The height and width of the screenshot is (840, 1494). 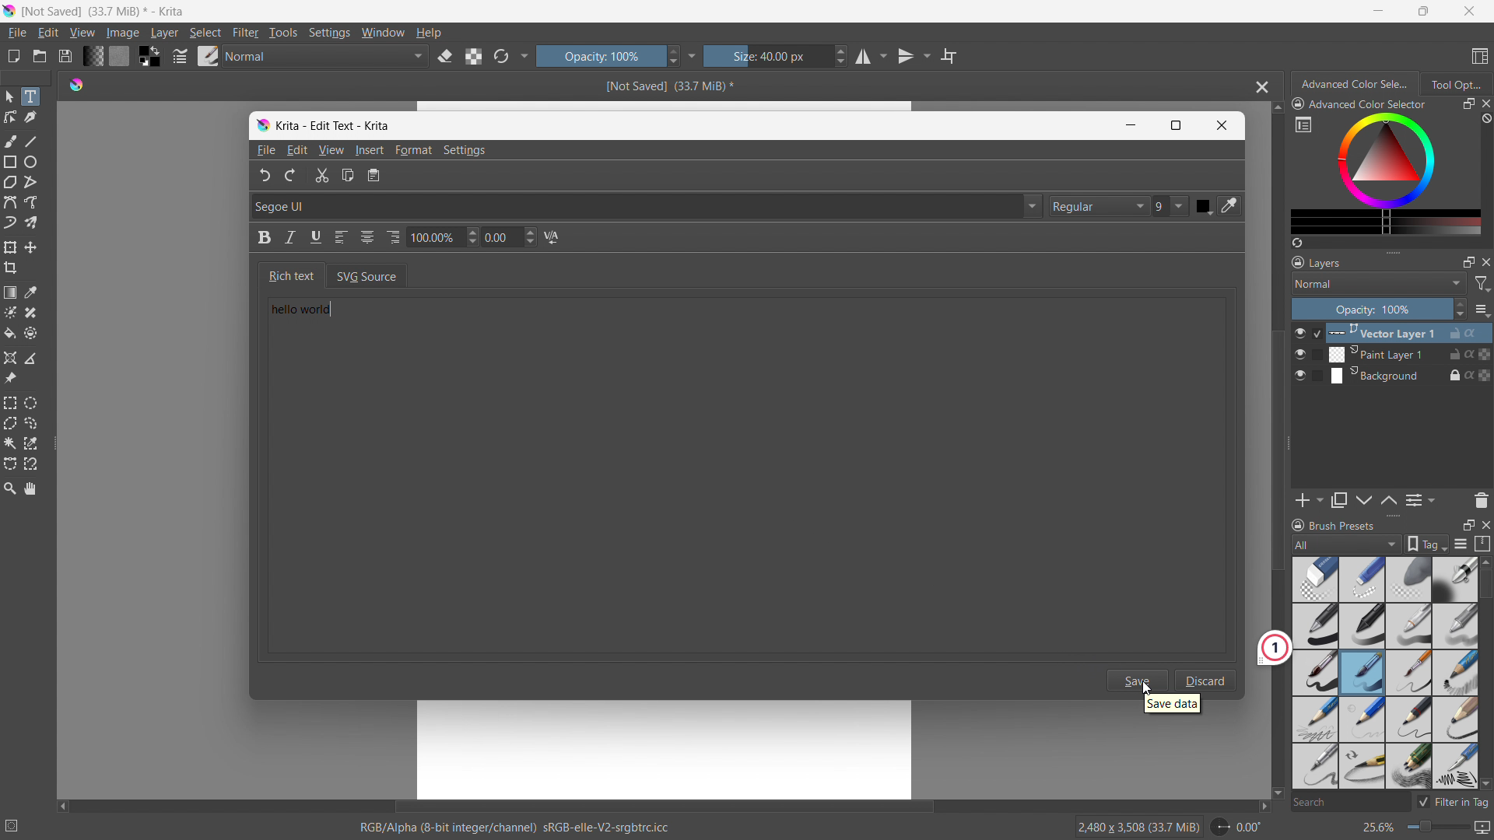 I want to click on maximize, so click(x=1468, y=524).